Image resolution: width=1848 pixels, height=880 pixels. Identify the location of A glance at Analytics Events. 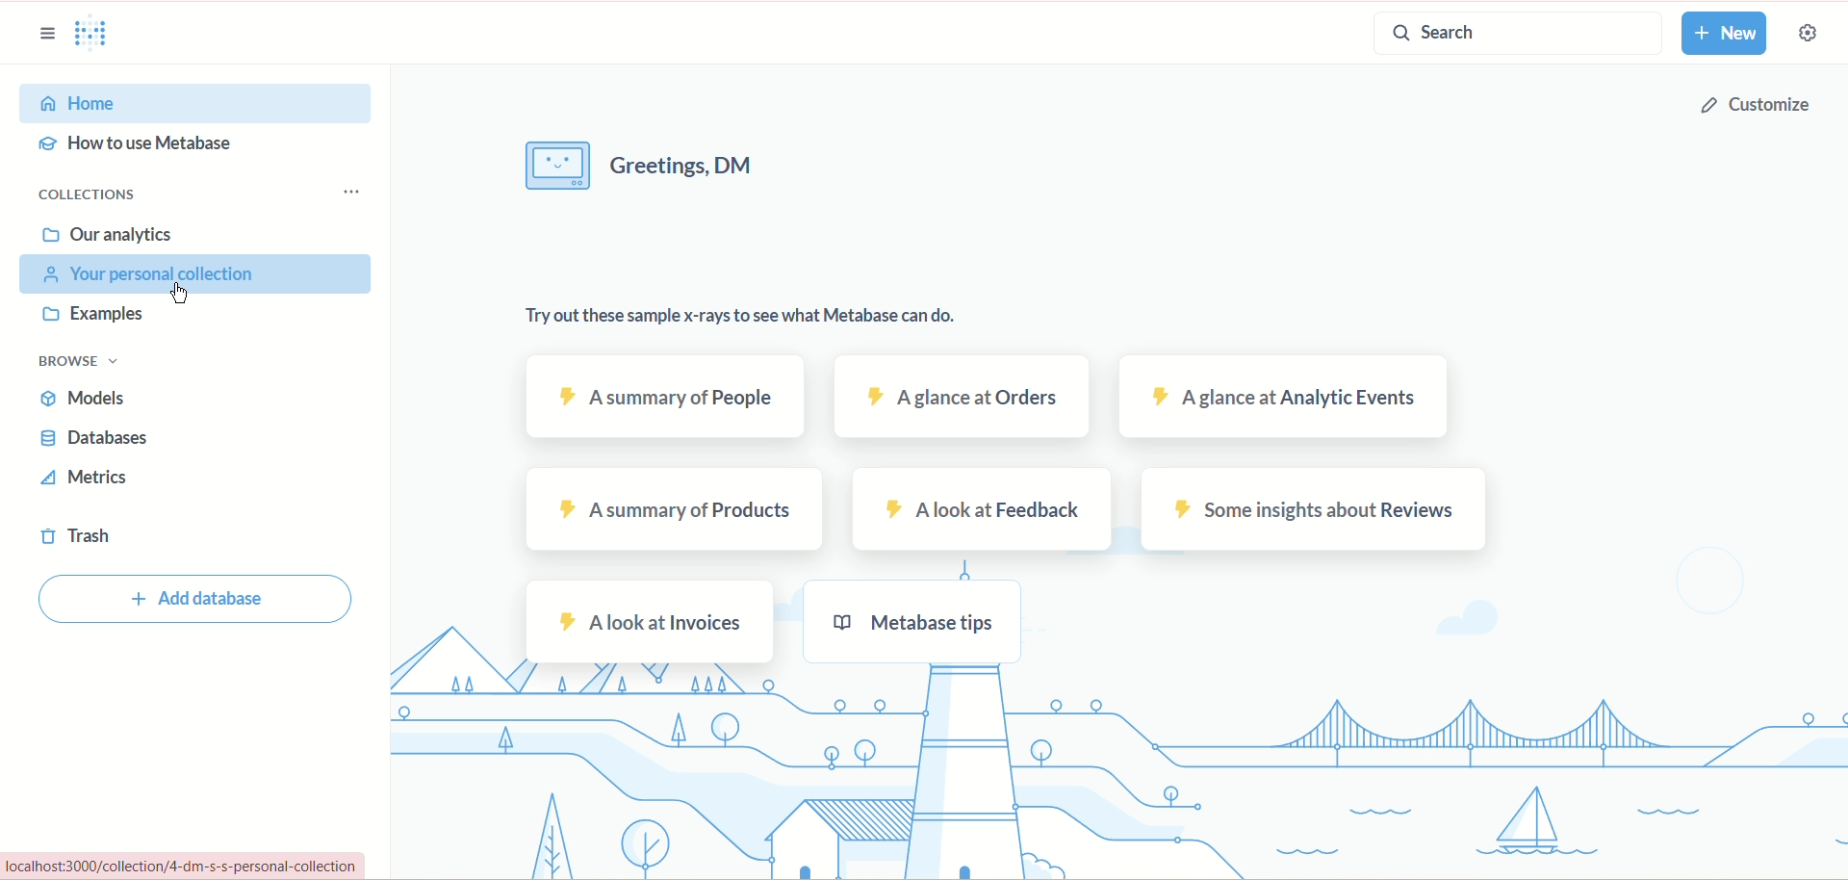
(1289, 397).